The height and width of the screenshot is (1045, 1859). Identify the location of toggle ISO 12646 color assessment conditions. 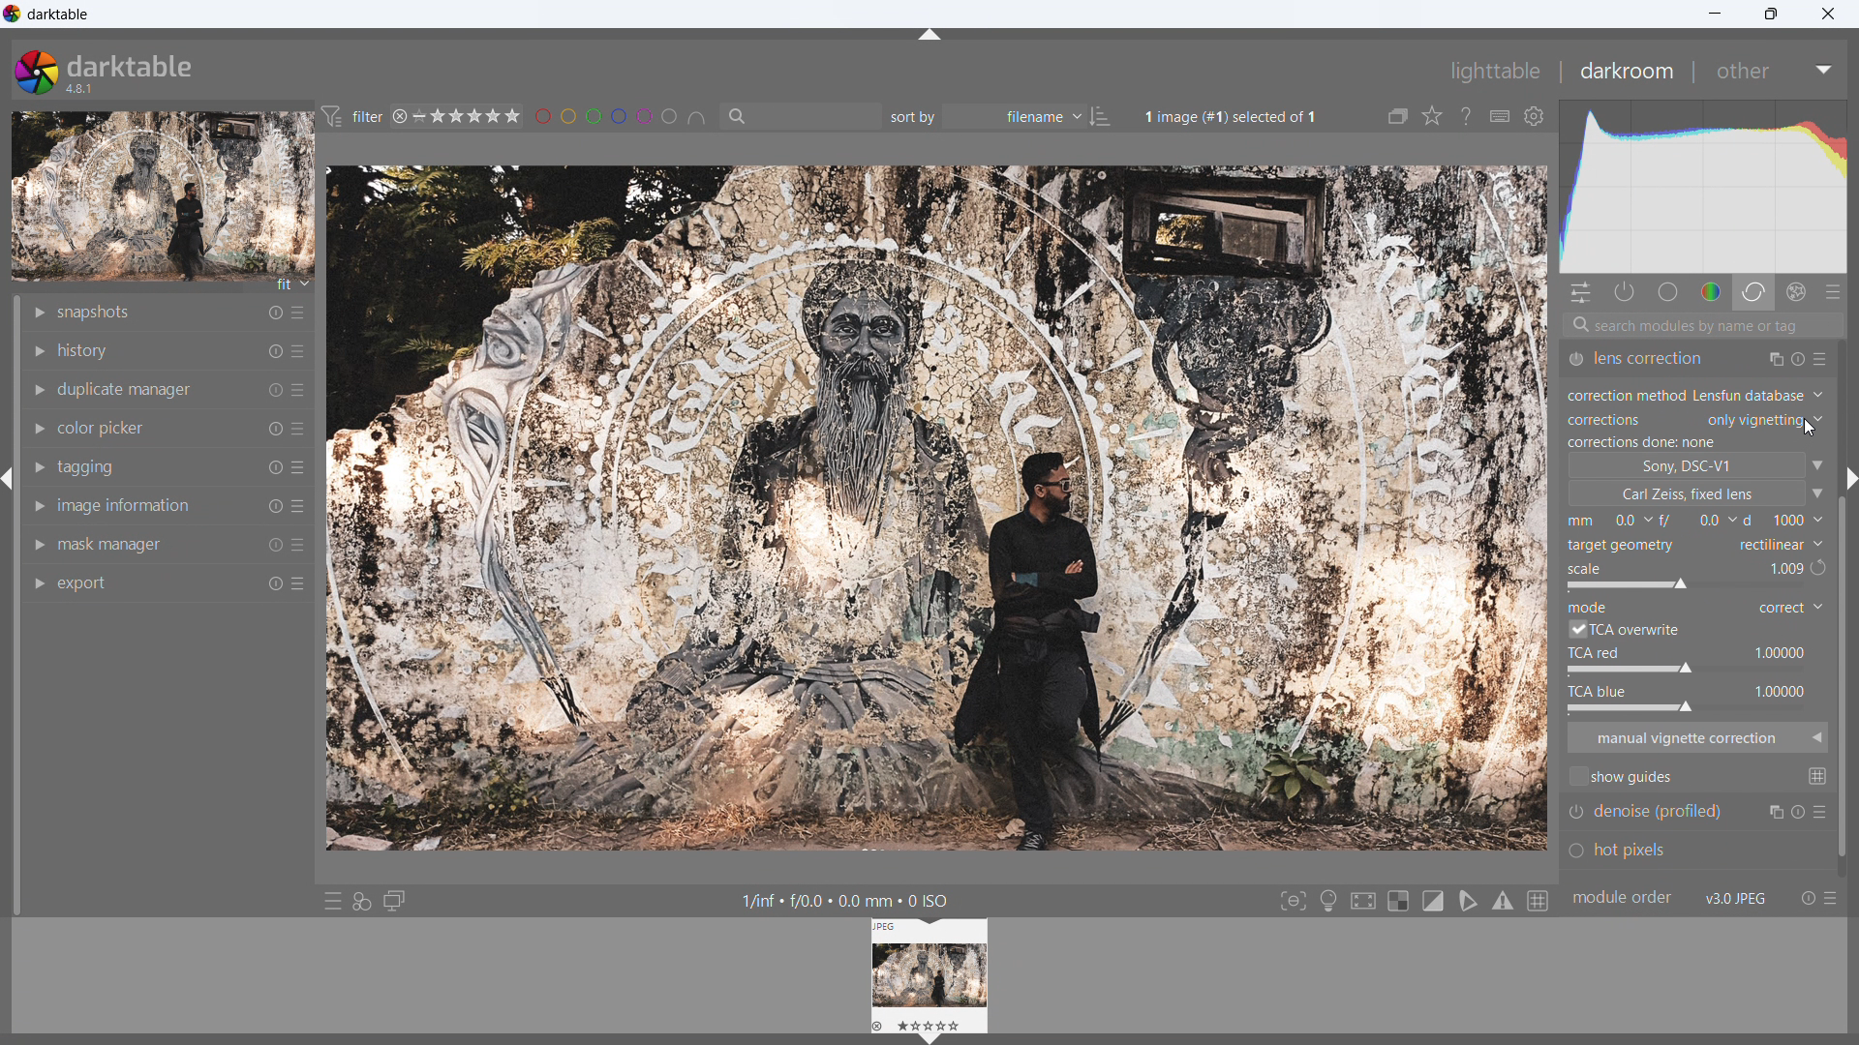
(1328, 900).